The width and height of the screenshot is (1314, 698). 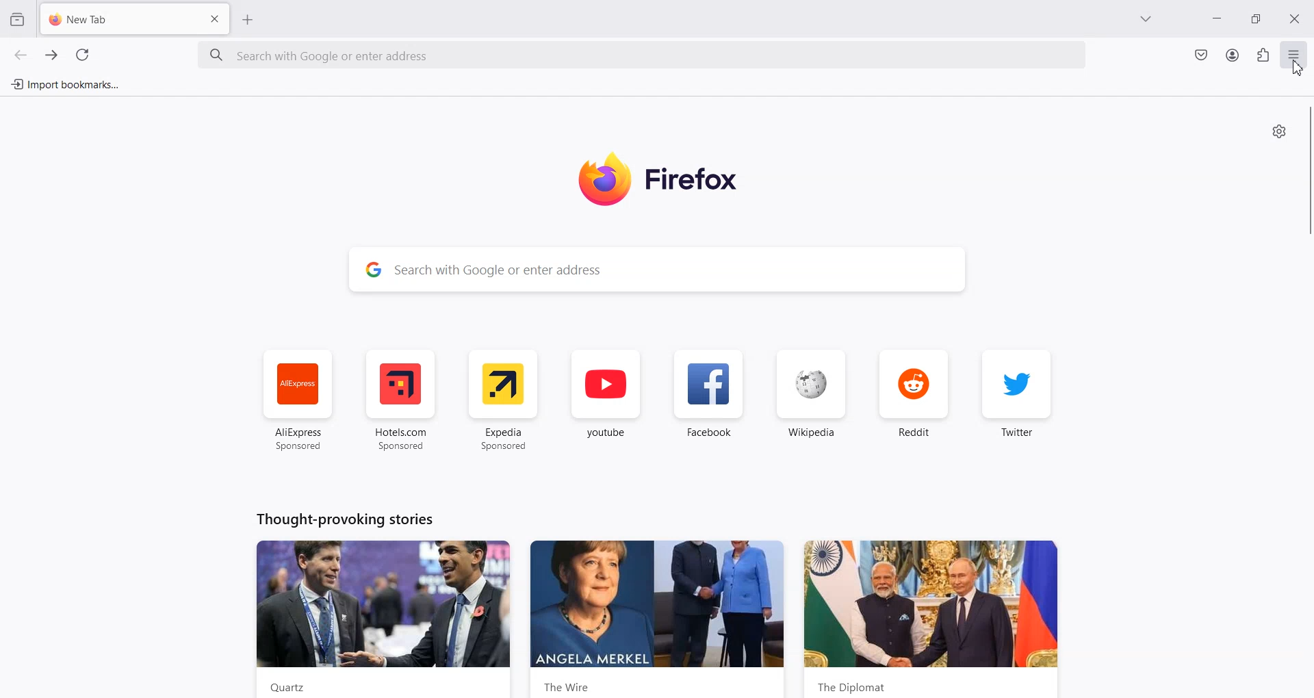 What do you see at coordinates (1298, 66) in the screenshot?
I see `Cursor` at bounding box center [1298, 66].